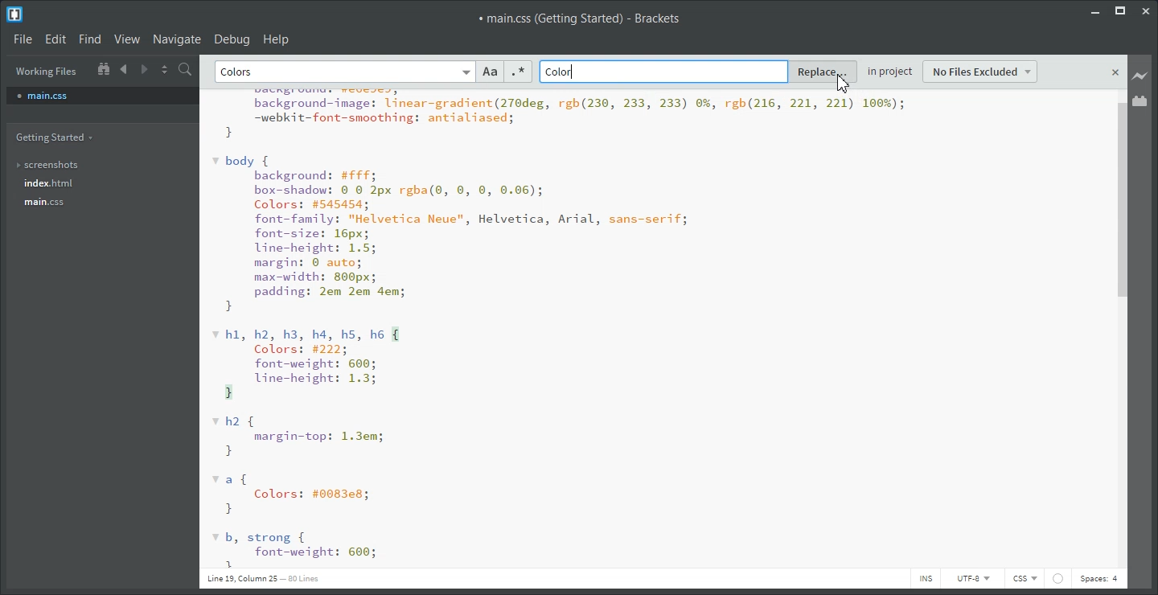 This screenshot has width=1158, height=595. What do you see at coordinates (262, 578) in the screenshot?
I see `Line 19, Column 25 — 80 Lines` at bounding box center [262, 578].